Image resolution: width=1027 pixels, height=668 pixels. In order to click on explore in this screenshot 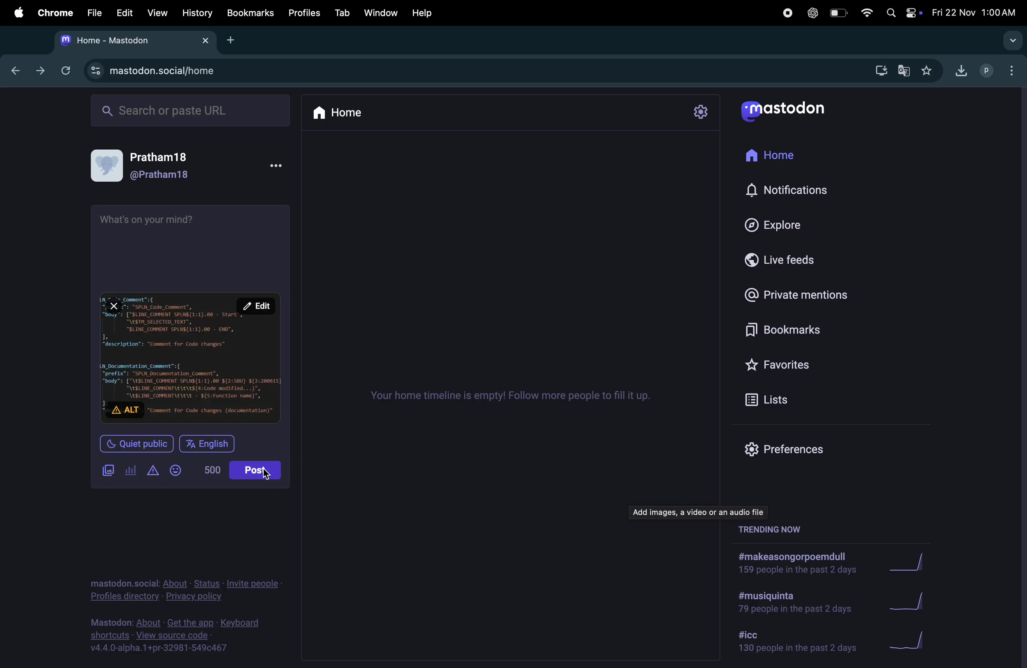, I will do `click(783, 224)`.